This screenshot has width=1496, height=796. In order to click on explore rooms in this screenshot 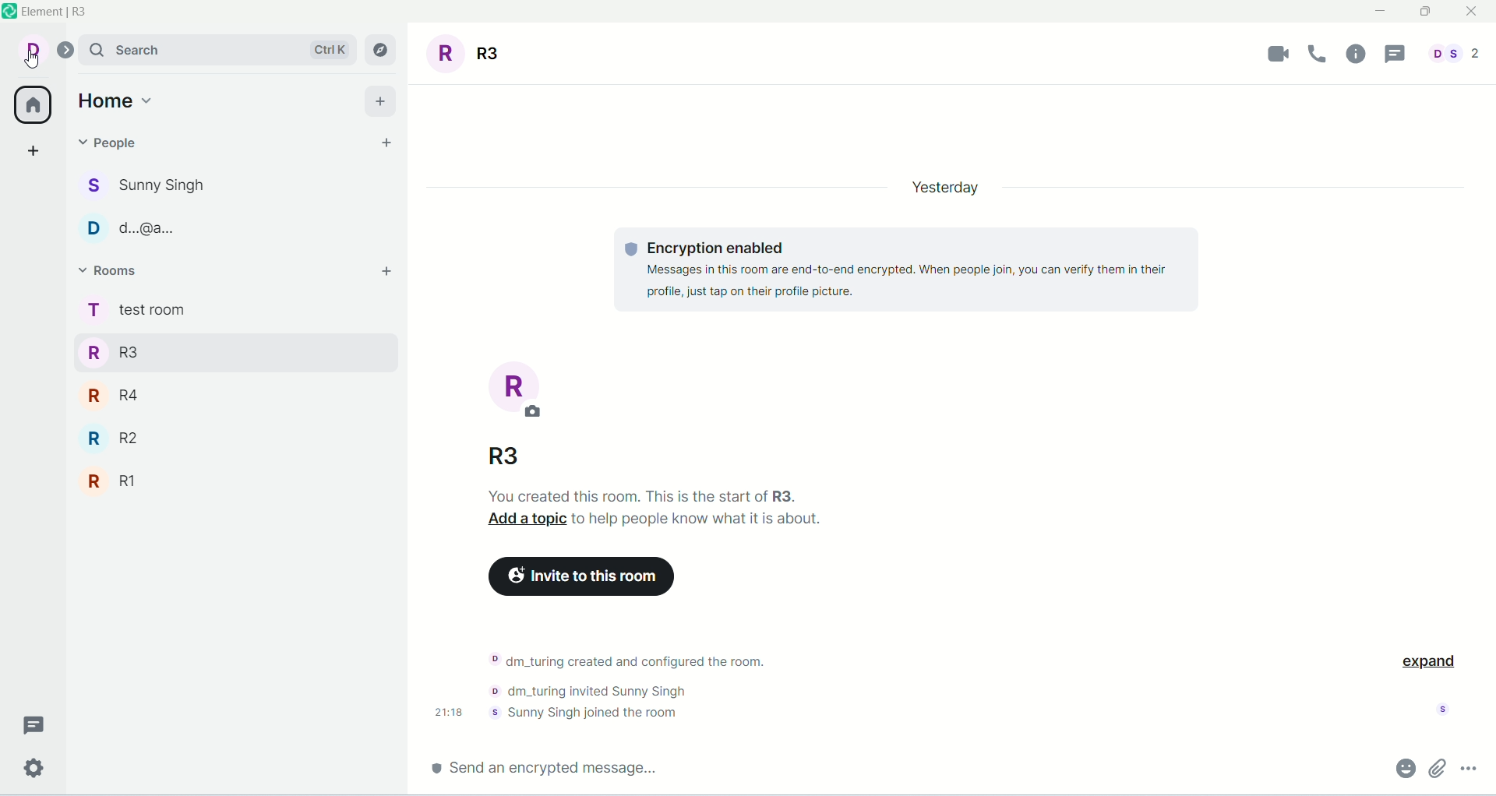, I will do `click(383, 50)`.